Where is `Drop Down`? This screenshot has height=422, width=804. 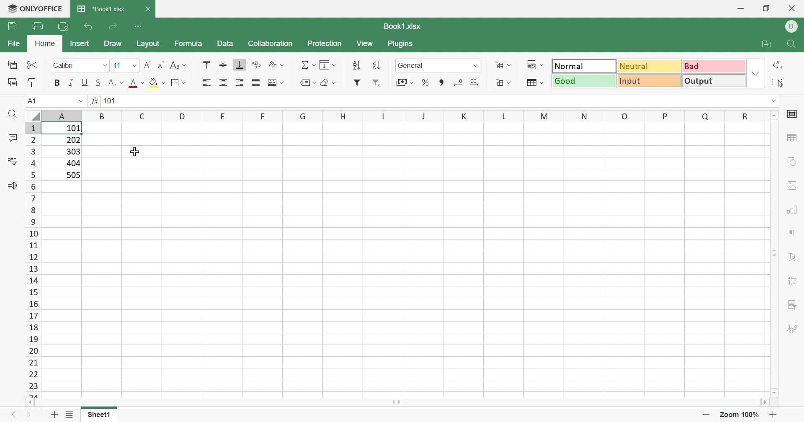 Drop Down is located at coordinates (81, 102).